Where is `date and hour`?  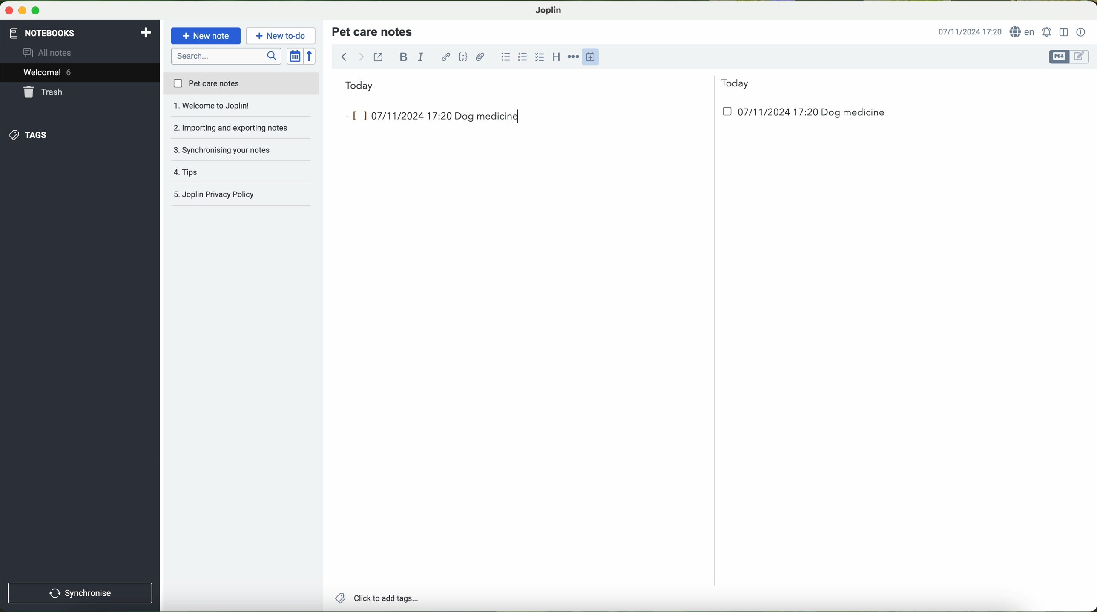
date and hour is located at coordinates (764, 115).